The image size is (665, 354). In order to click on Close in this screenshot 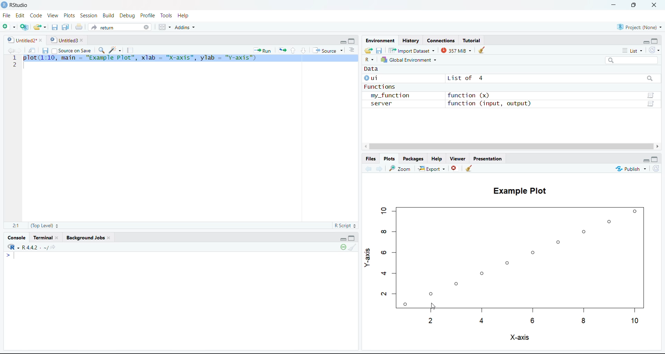, I will do `click(454, 168)`.